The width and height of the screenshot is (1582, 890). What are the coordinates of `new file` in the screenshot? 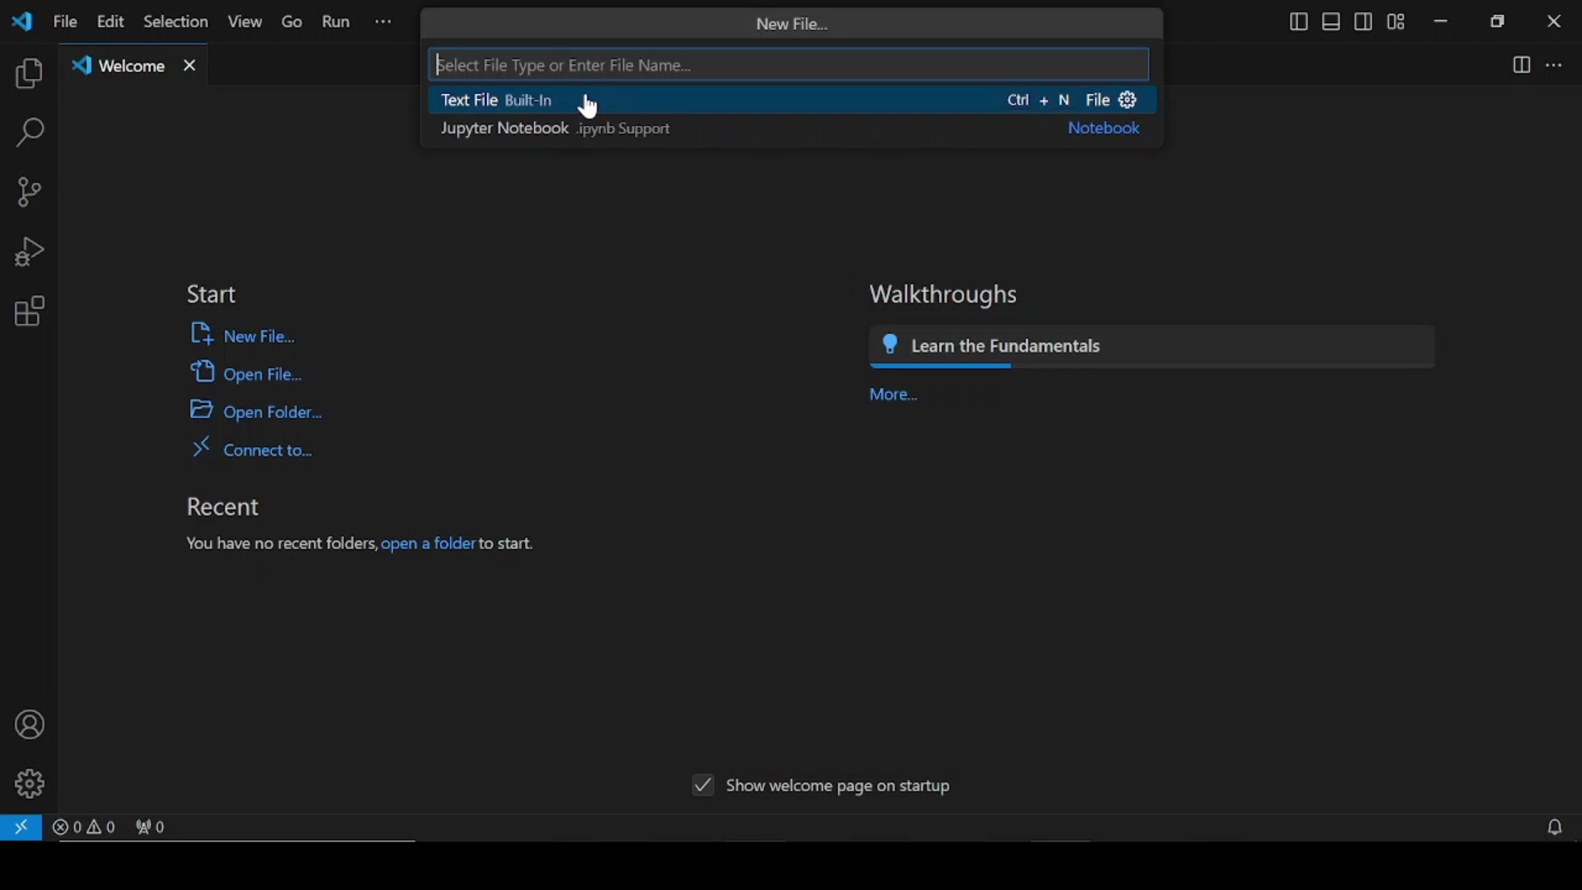 It's located at (237, 333).